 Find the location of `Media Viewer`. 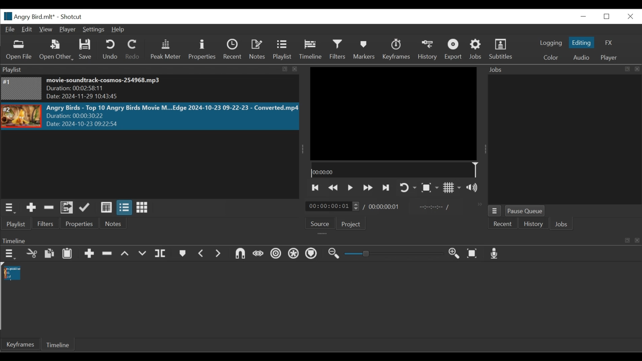

Media Viewer is located at coordinates (386, 113).